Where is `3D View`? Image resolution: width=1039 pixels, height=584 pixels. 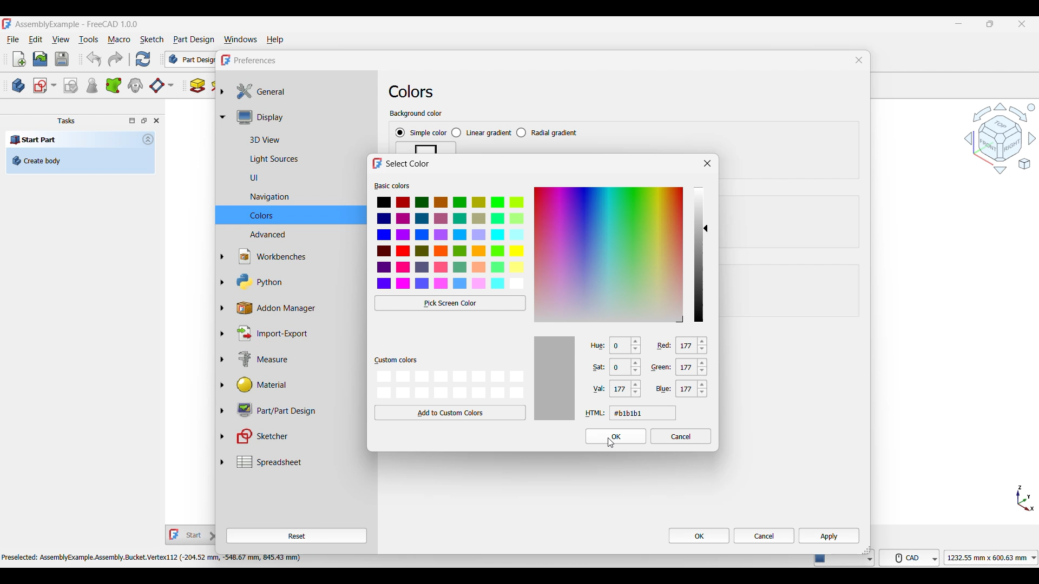
3D View is located at coordinates (302, 138).